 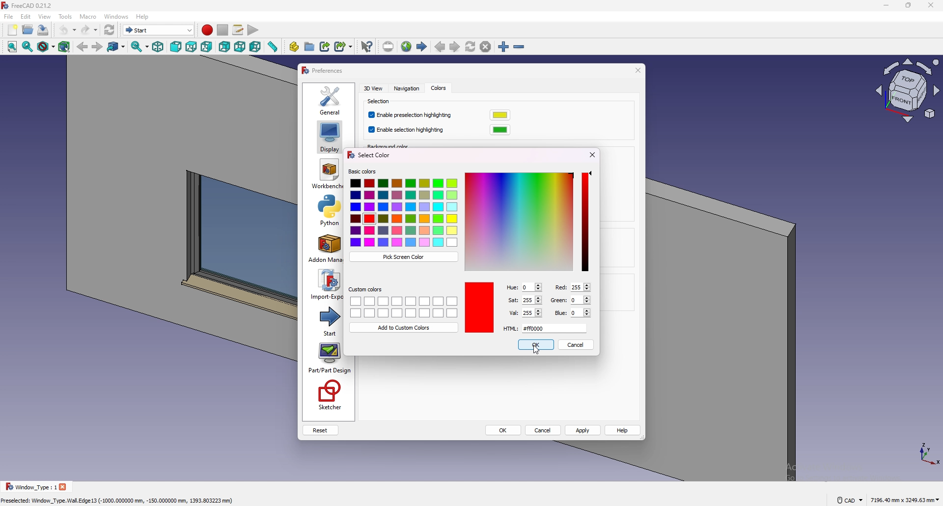 What do you see at coordinates (12, 30) in the screenshot?
I see `new` at bounding box center [12, 30].